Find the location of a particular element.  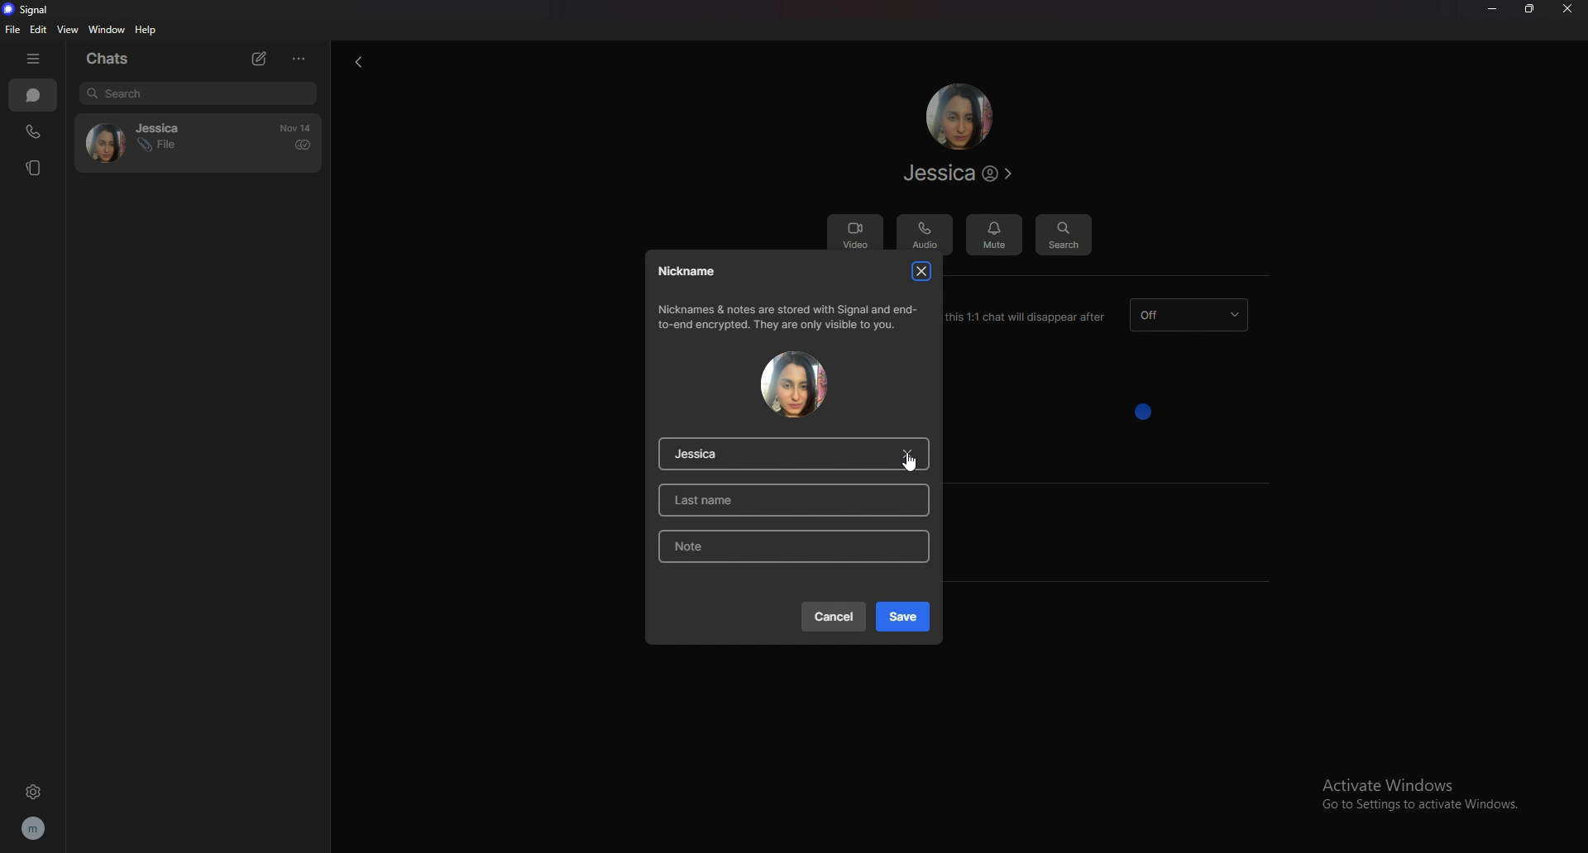

chats is located at coordinates (112, 60).